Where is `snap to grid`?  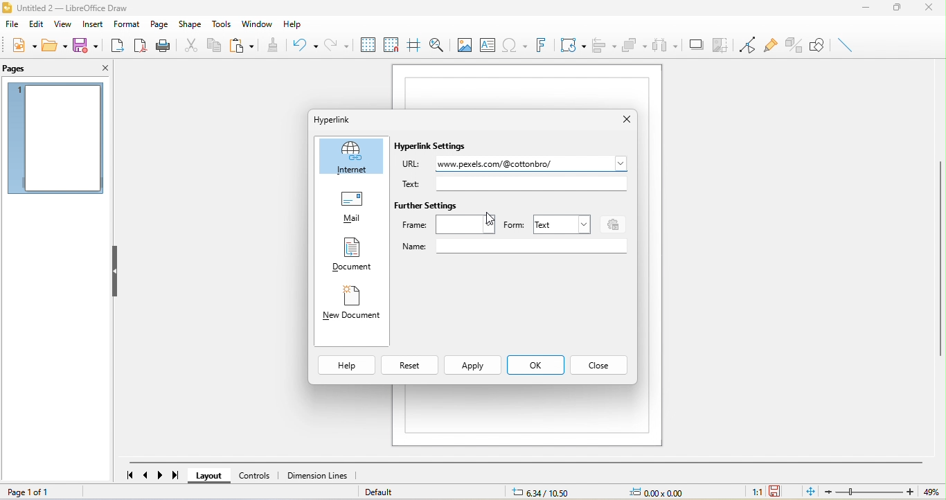
snap to grid is located at coordinates (391, 44).